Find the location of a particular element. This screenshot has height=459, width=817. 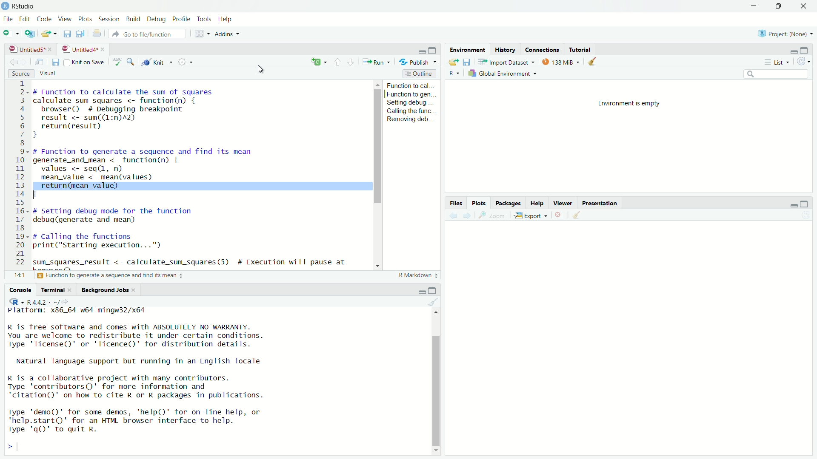

maximize is located at coordinates (783, 7).